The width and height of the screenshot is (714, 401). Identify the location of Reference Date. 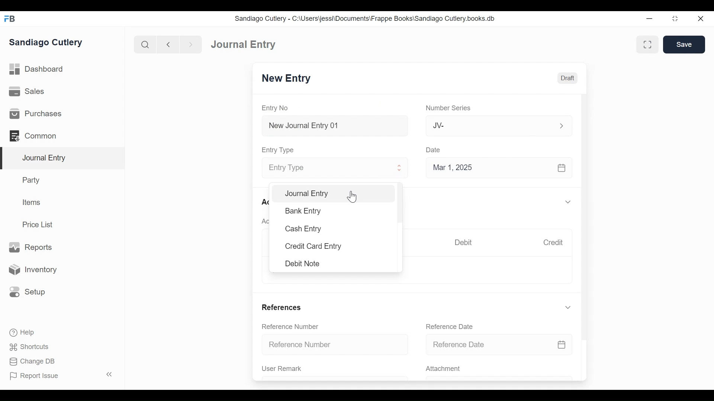
(499, 344).